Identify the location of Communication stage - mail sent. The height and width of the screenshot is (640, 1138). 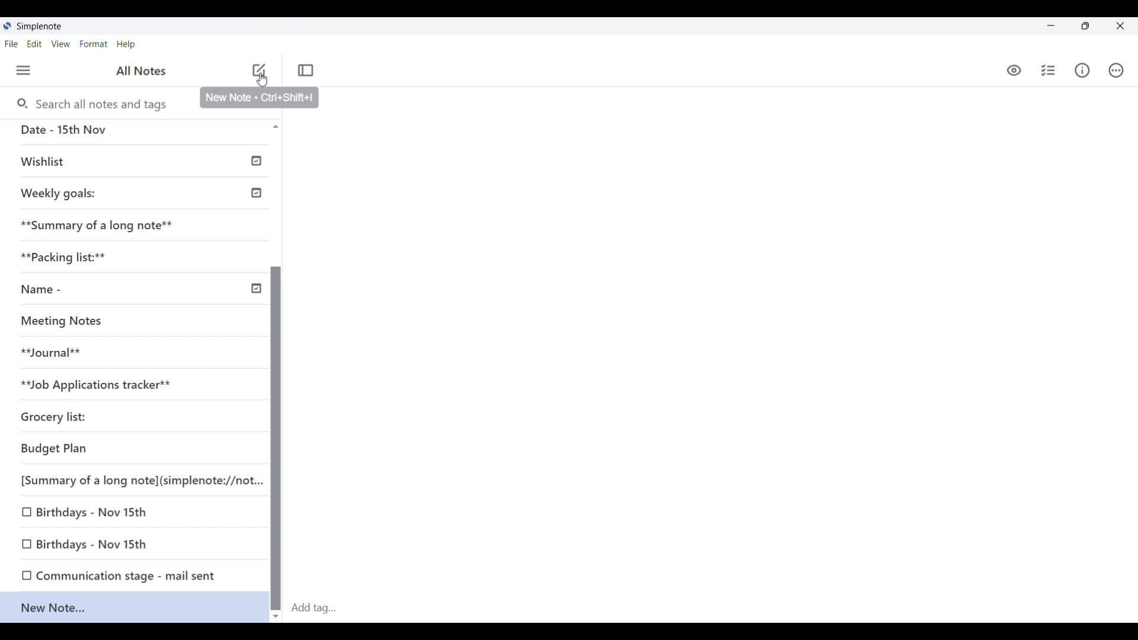
(130, 575).